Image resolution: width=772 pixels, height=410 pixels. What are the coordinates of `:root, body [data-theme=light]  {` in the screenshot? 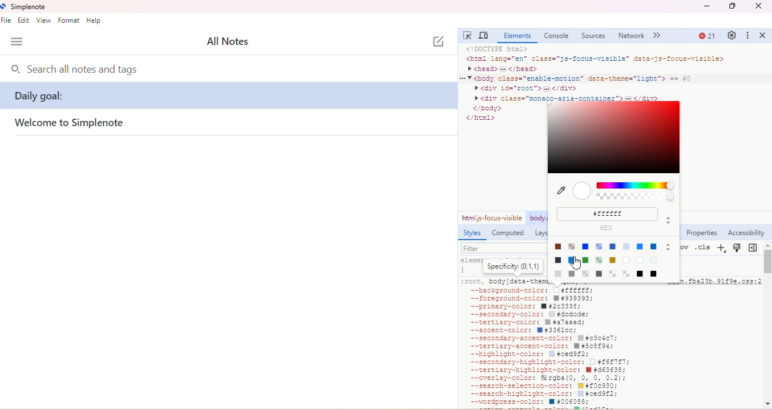 It's located at (504, 281).